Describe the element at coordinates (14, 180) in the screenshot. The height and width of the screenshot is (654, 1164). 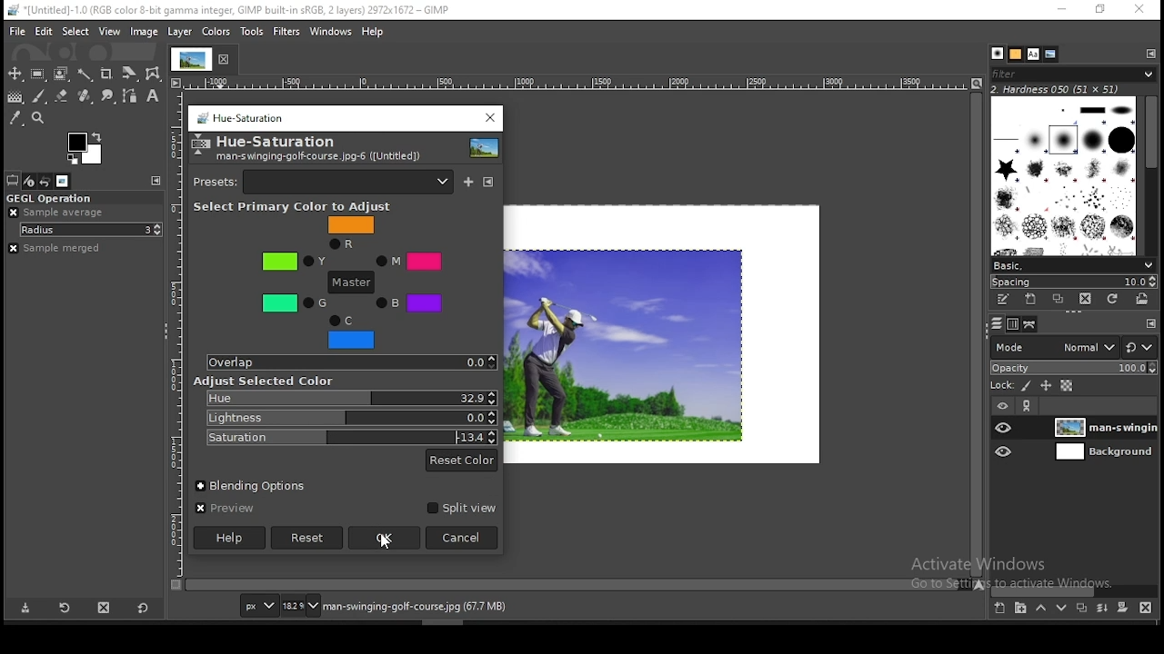
I see `tool options` at that location.